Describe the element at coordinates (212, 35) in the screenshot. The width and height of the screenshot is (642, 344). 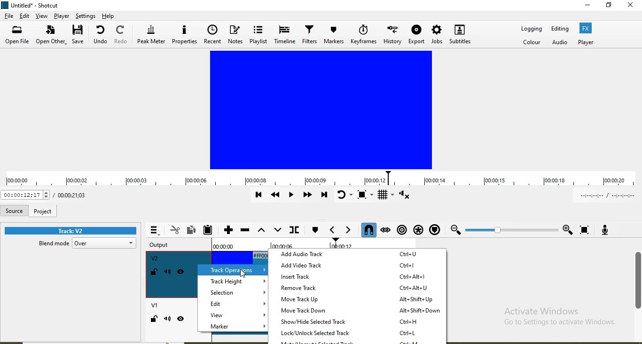
I see `Recent` at that location.